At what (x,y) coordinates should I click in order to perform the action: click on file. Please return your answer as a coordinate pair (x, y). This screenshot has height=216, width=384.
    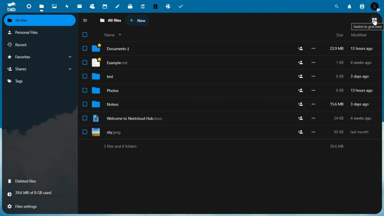
    Looking at the image, I should click on (95, 119).